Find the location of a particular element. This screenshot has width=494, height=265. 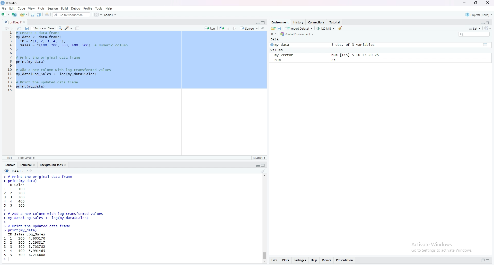

console is located at coordinates (9, 164).